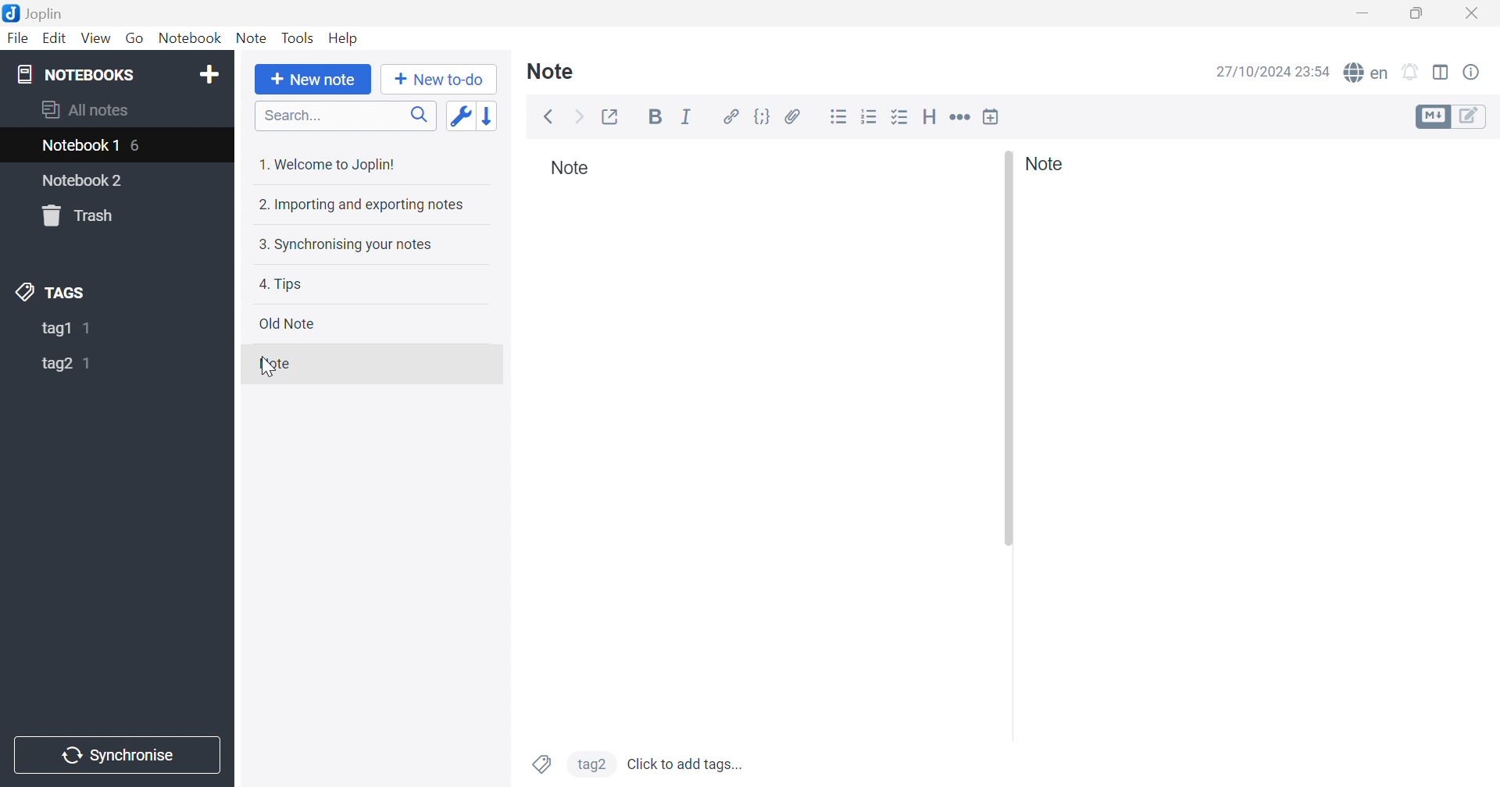 The height and width of the screenshot is (787, 1500). Describe the element at coordinates (991, 116) in the screenshot. I see `Insert time` at that location.